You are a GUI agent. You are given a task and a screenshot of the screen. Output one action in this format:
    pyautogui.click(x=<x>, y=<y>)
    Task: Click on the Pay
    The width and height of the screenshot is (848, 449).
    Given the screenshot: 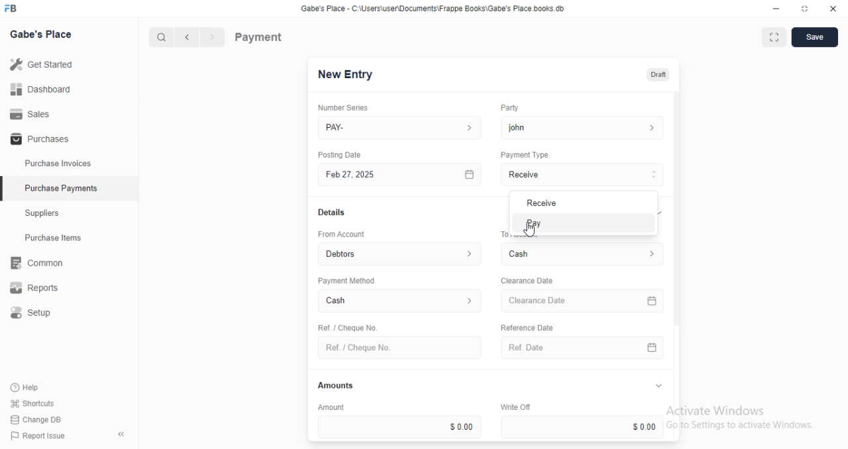 What is the action you would take?
    pyautogui.click(x=582, y=222)
    